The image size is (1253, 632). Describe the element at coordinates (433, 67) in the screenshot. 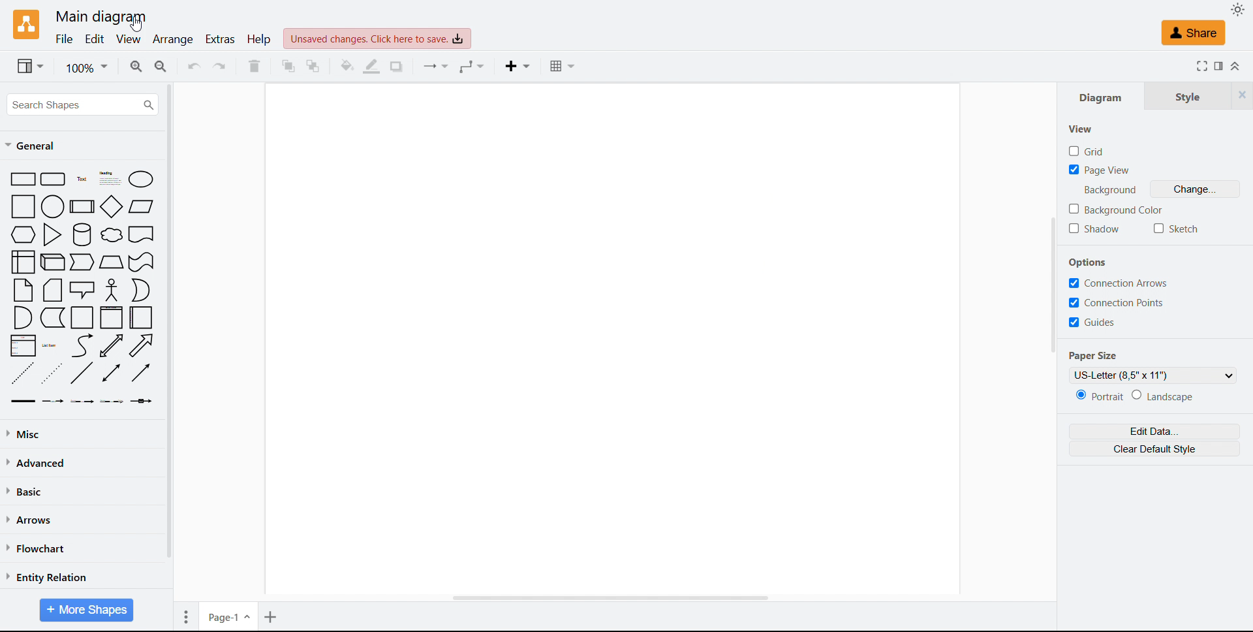

I see `Connectors ` at that location.